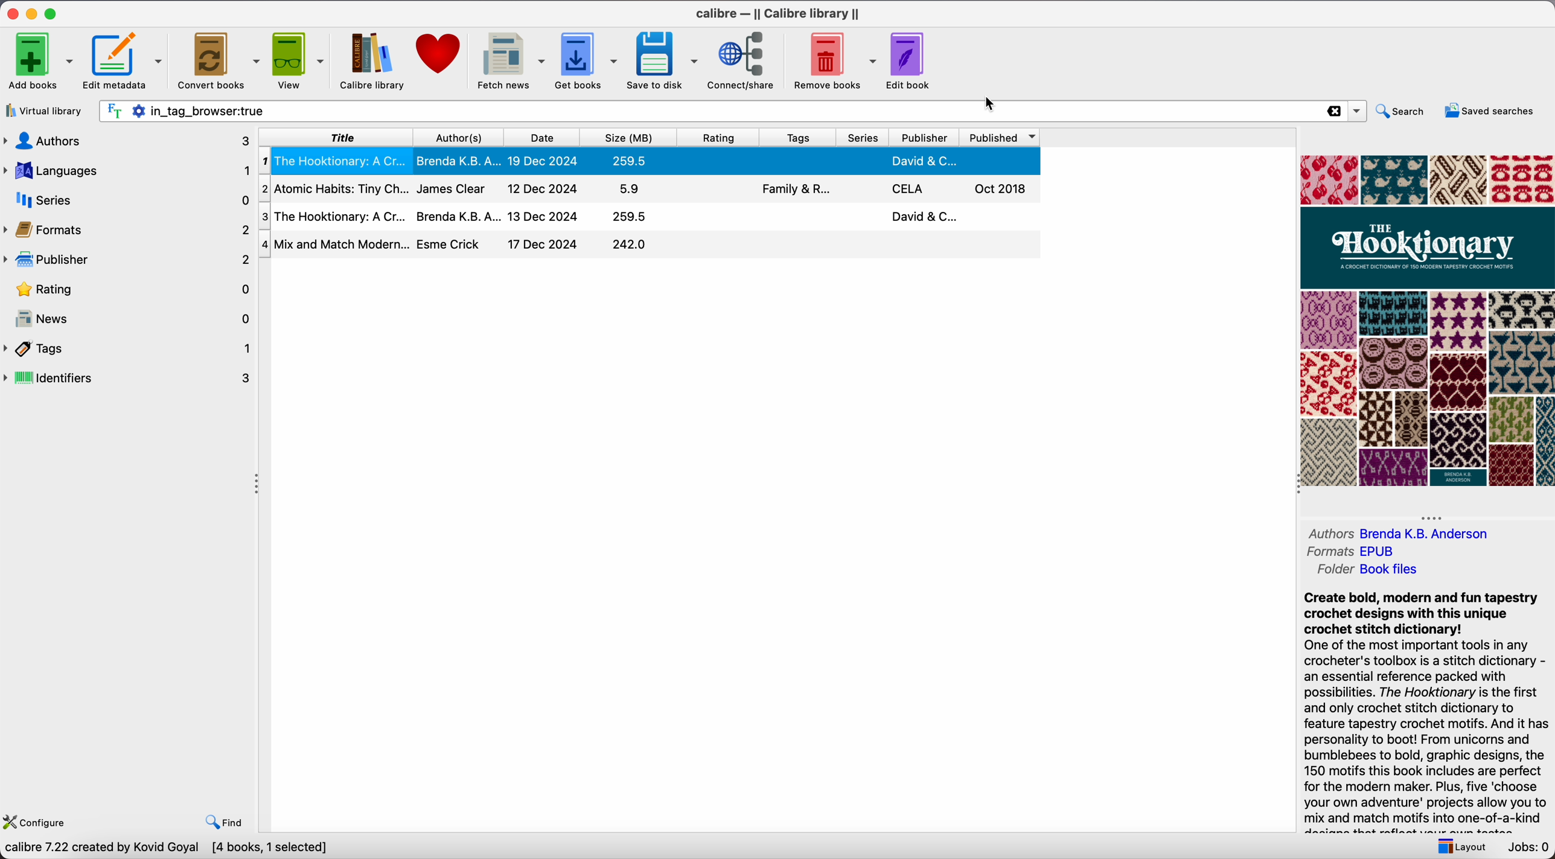  Describe the element at coordinates (129, 231) in the screenshot. I see `formats` at that location.